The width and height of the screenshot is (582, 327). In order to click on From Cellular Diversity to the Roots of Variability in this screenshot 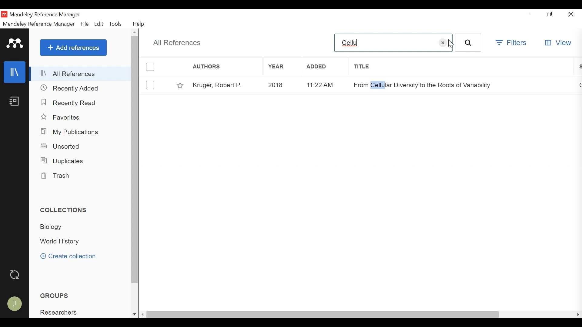, I will do `click(422, 83)`.